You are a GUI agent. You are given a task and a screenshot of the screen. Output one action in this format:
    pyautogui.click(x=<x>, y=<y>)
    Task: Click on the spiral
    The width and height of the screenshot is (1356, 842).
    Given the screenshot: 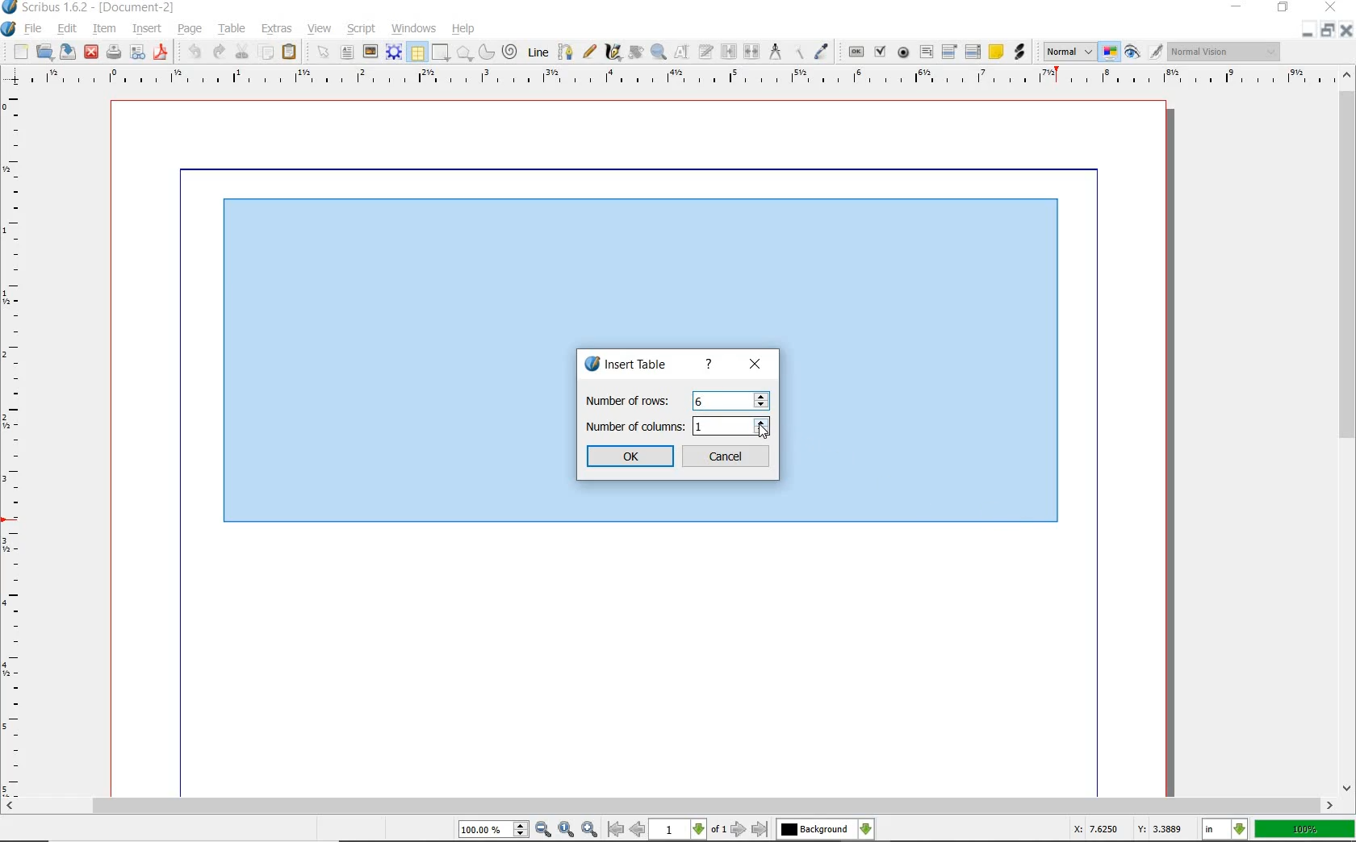 What is the action you would take?
    pyautogui.click(x=510, y=52)
    